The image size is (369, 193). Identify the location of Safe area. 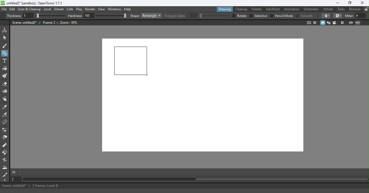
(308, 23).